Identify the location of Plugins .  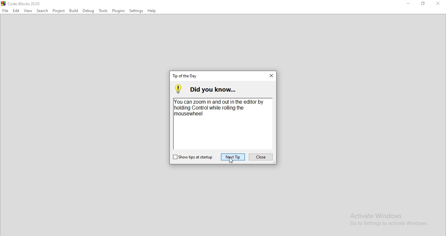
(119, 10).